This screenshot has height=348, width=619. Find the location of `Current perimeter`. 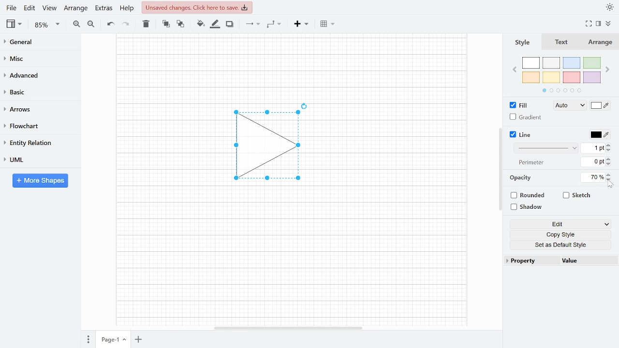

Current perimeter is located at coordinates (593, 163).